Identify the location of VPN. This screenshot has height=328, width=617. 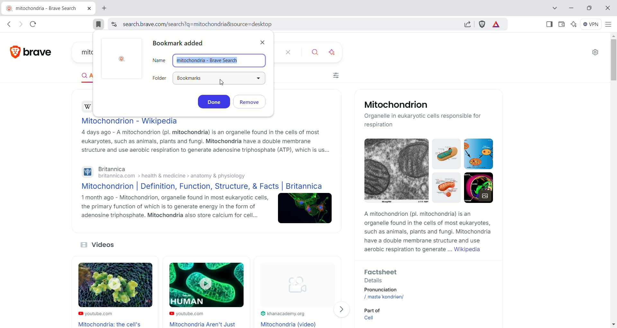
(592, 24).